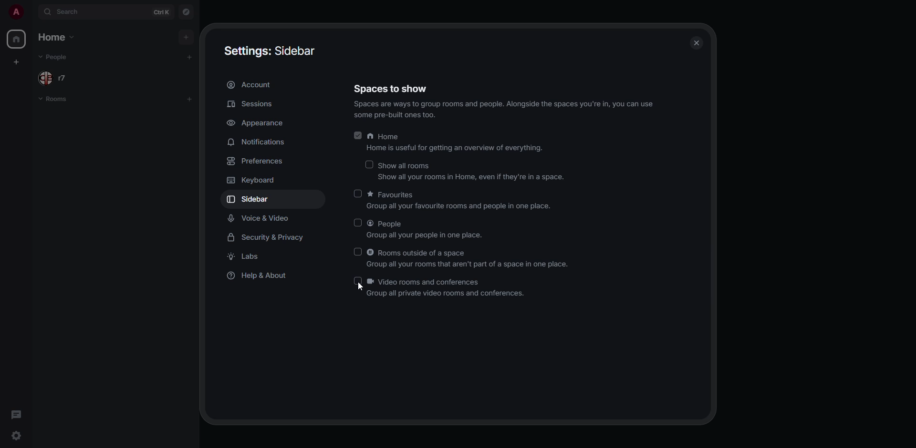 The height and width of the screenshot is (448, 916). Describe the element at coordinates (396, 87) in the screenshot. I see `Spaces to show` at that location.